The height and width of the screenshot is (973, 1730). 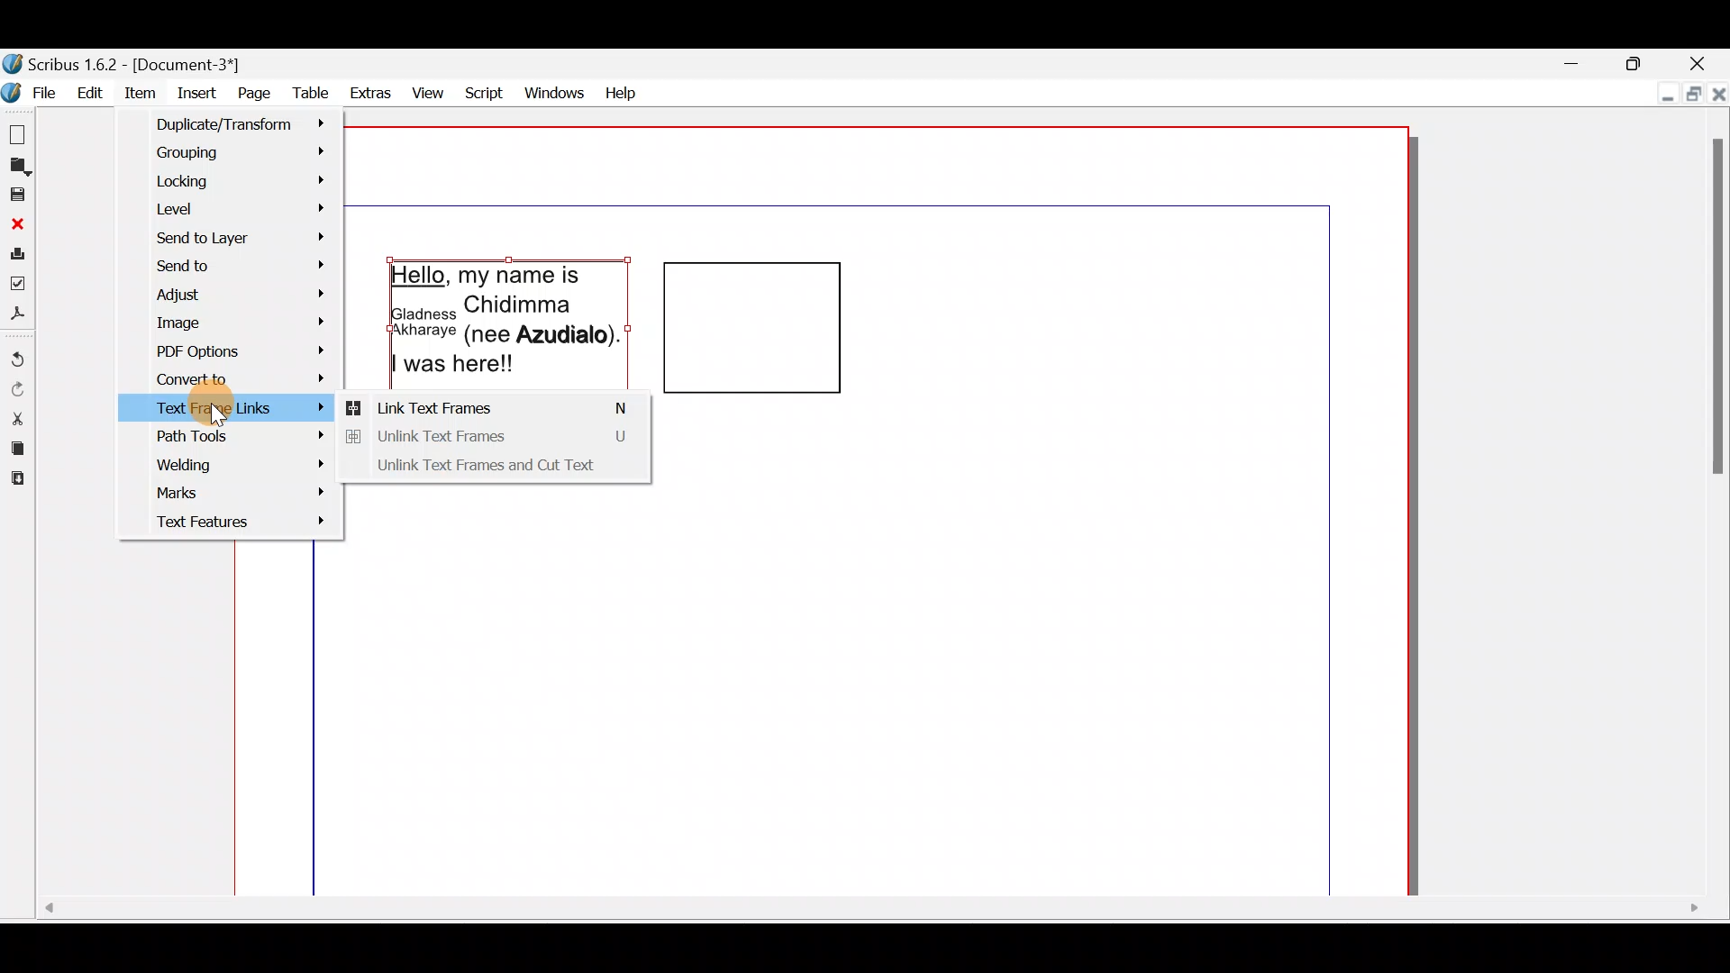 What do you see at coordinates (136, 64) in the screenshot?
I see `Document name` at bounding box center [136, 64].